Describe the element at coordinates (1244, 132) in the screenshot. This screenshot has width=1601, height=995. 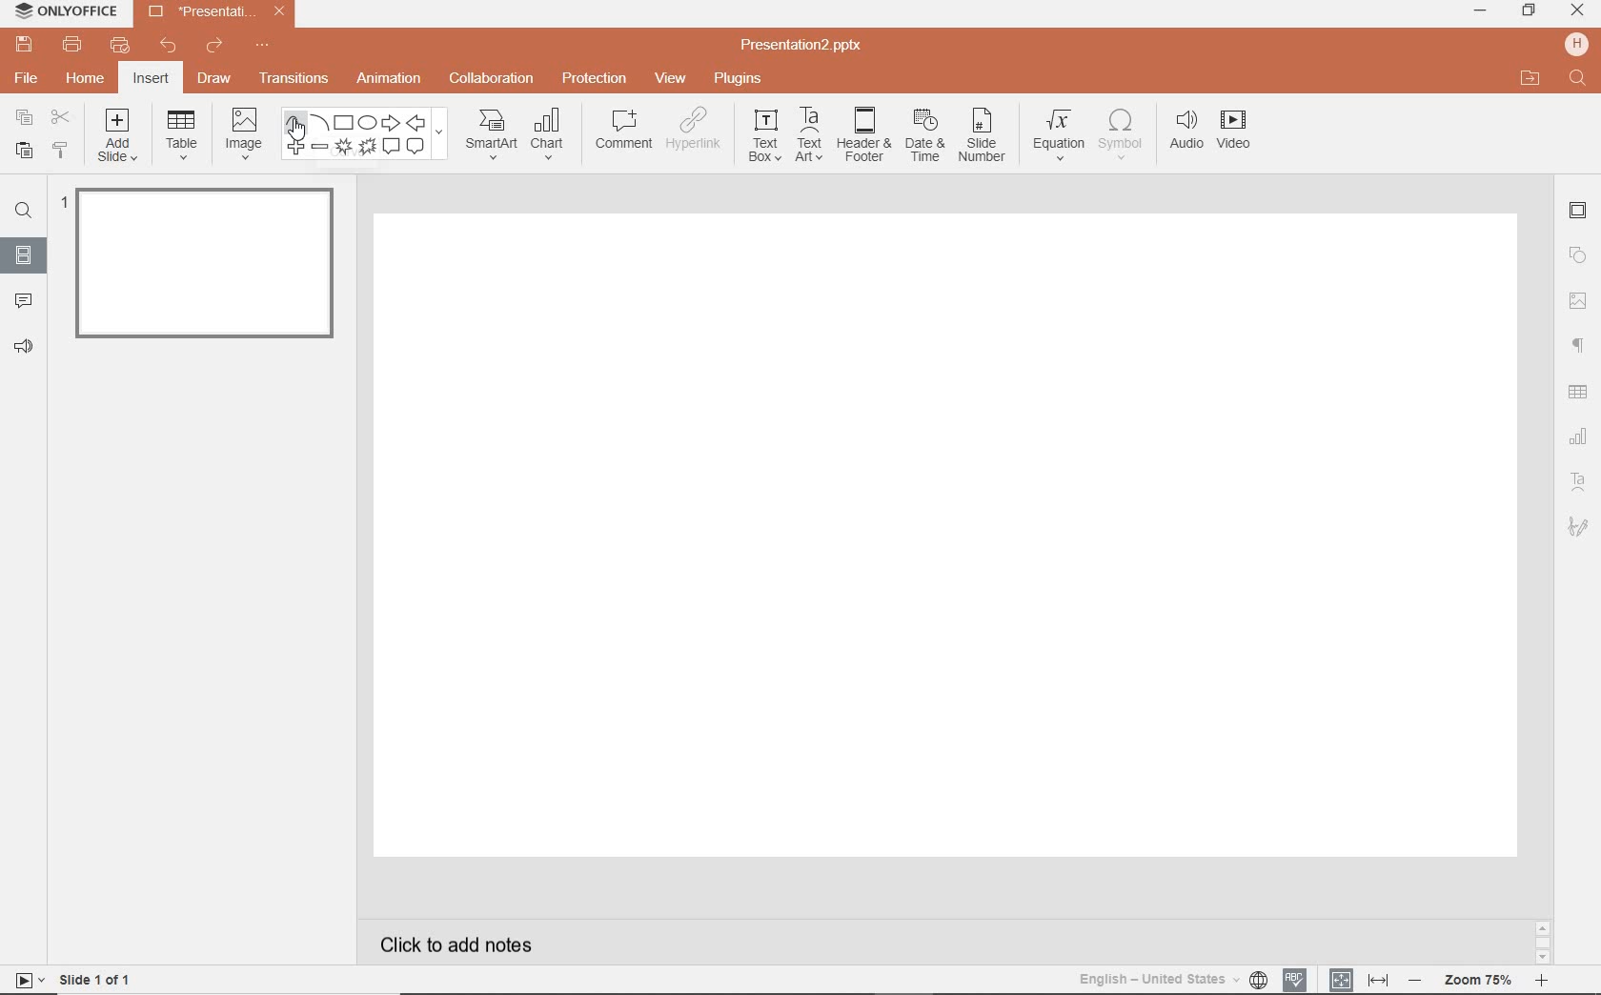
I see `VIDEO` at that location.